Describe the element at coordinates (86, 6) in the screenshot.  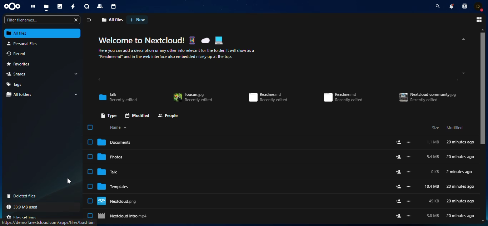
I see `Messages` at that location.